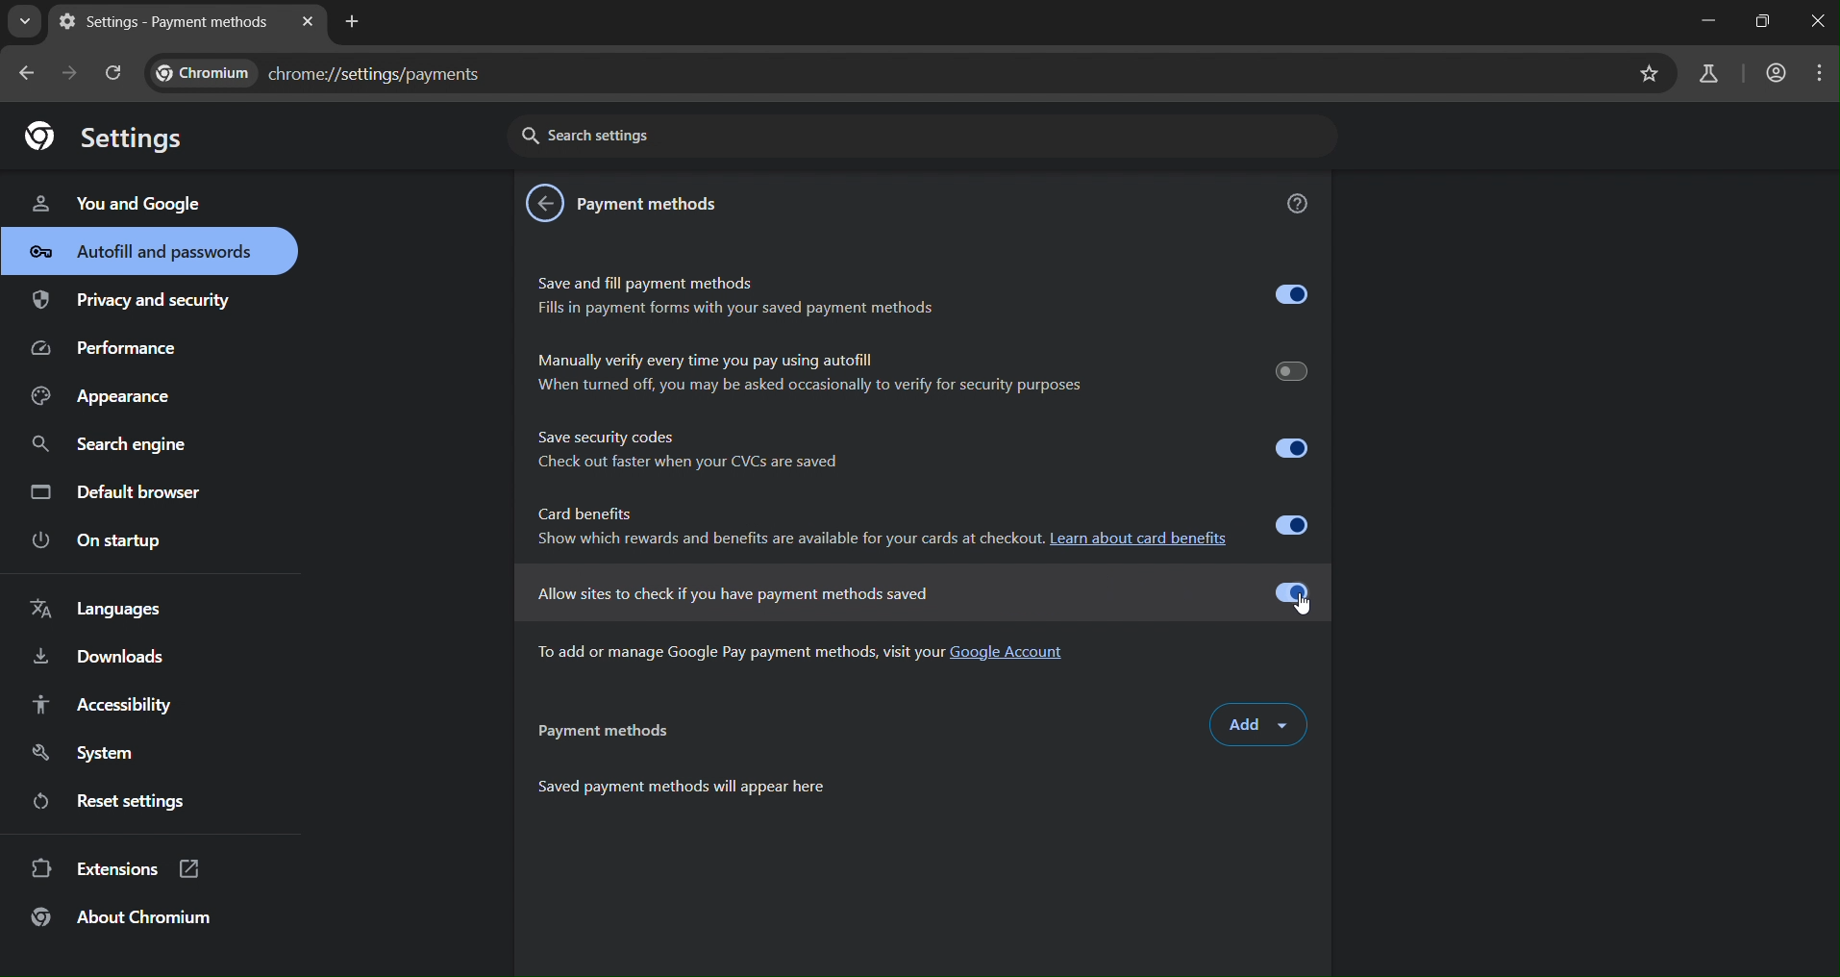 Image resolution: width=1840 pixels, height=977 pixels. I want to click on Manually verify every time you pay using autofill
When turned off, you may be asked occasionally to verify for security purposes, so click(916, 372).